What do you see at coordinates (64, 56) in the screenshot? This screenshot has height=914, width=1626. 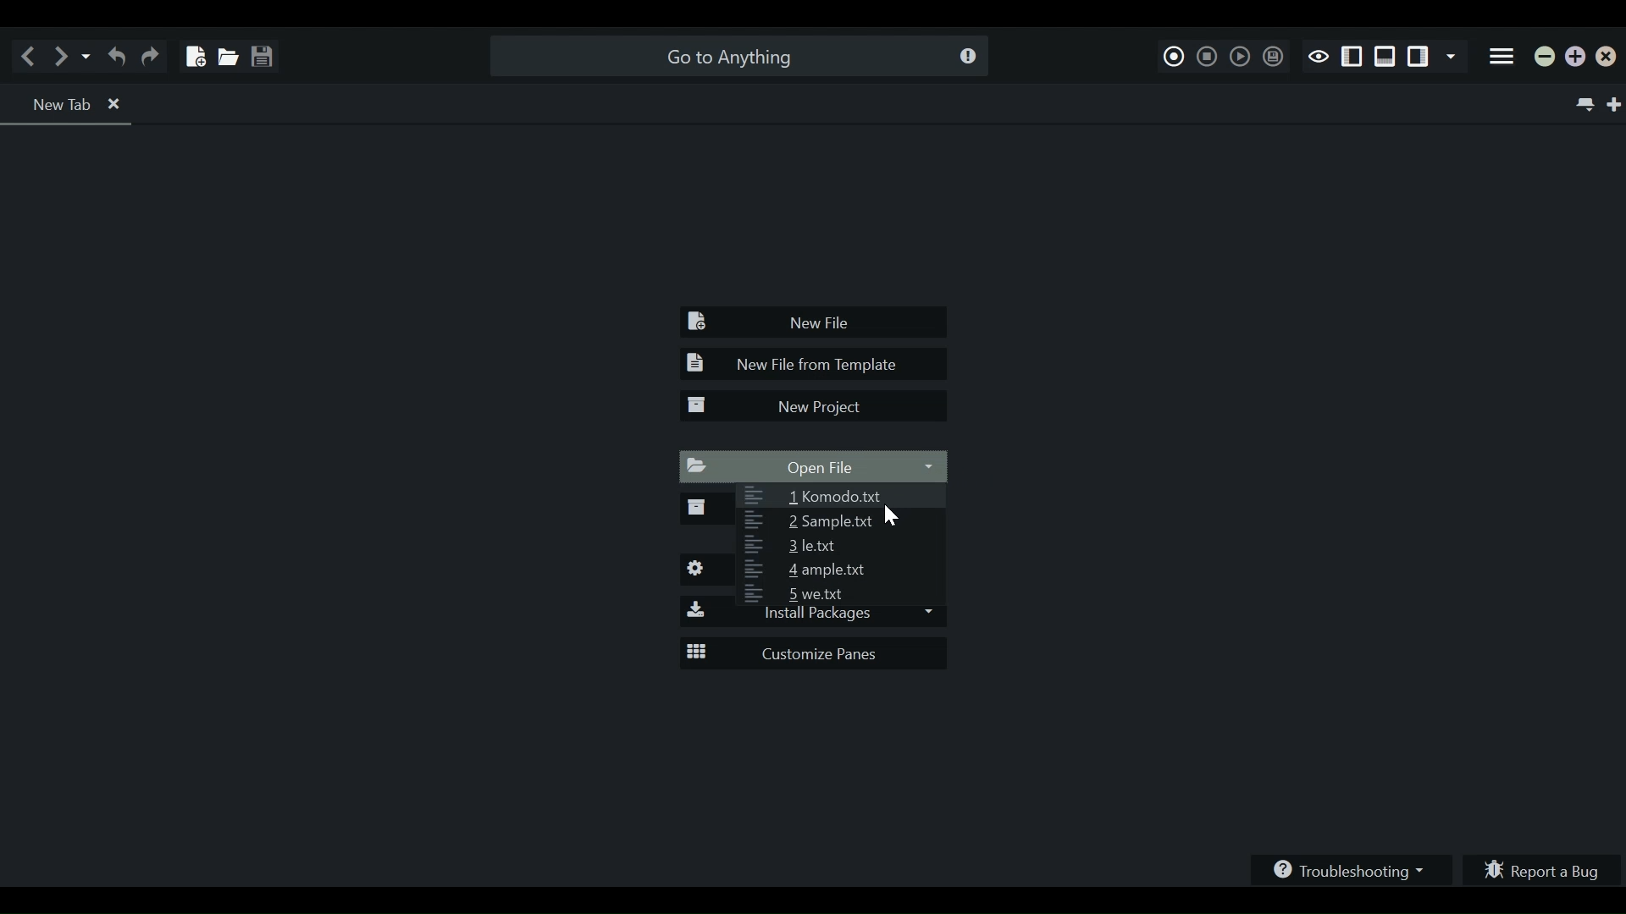 I see `Go forward one location` at bounding box center [64, 56].